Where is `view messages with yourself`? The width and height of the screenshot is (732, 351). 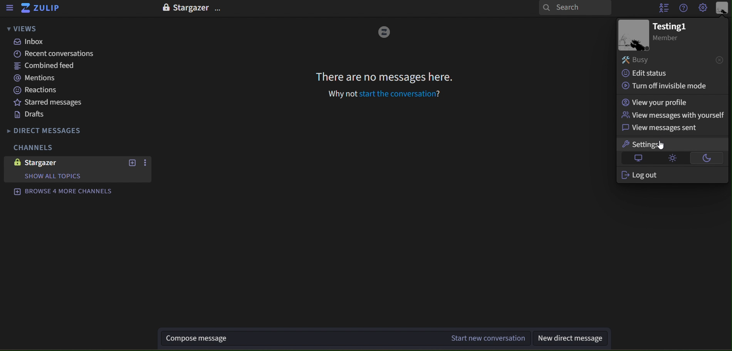
view messages with yourself is located at coordinates (670, 115).